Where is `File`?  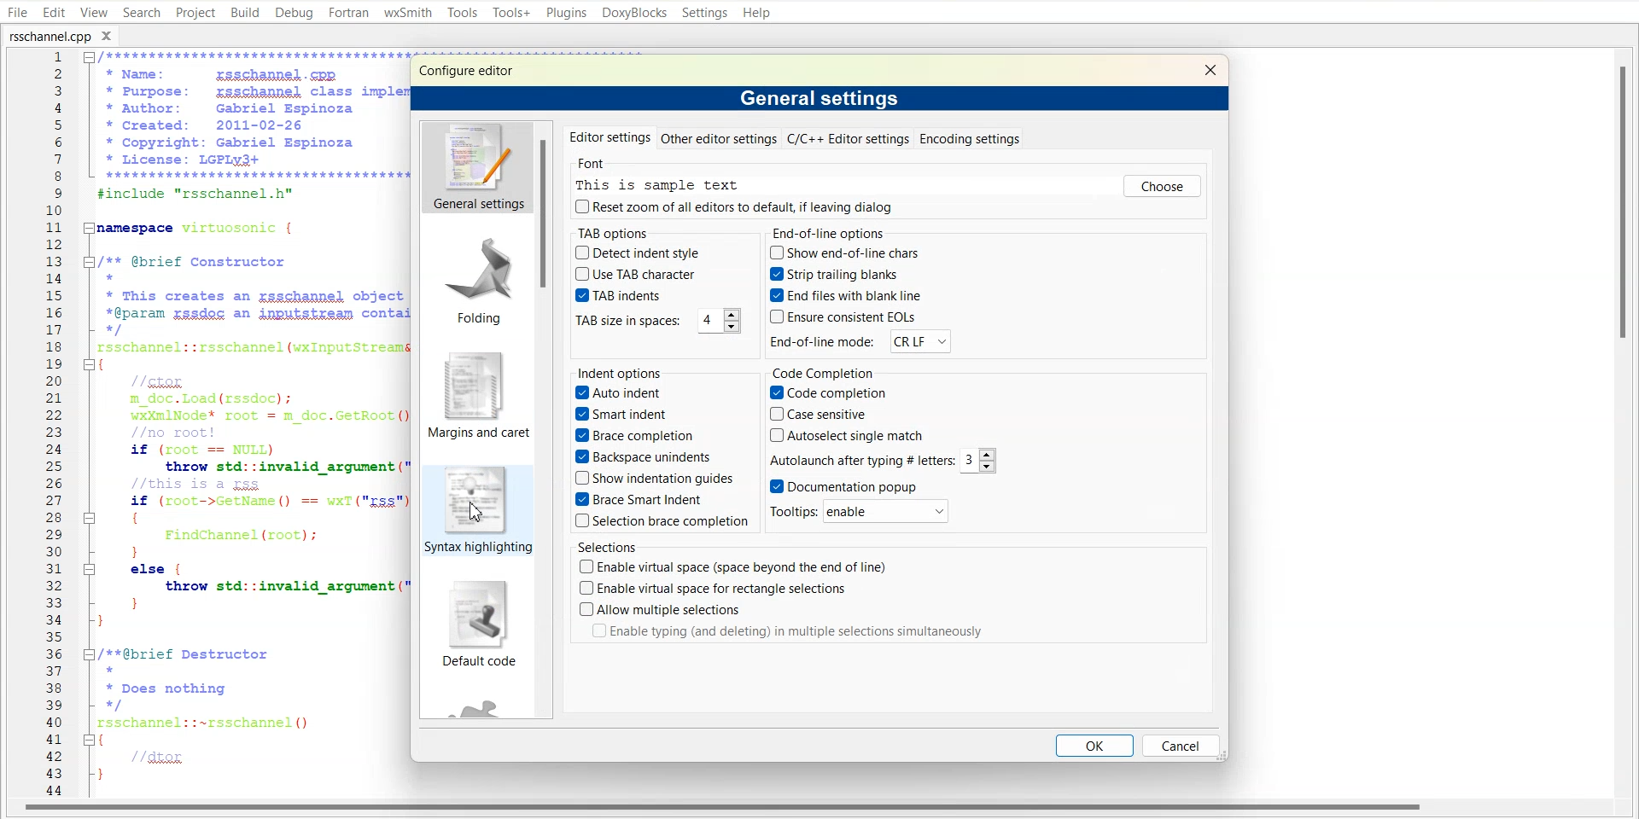
File is located at coordinates (15, 12).